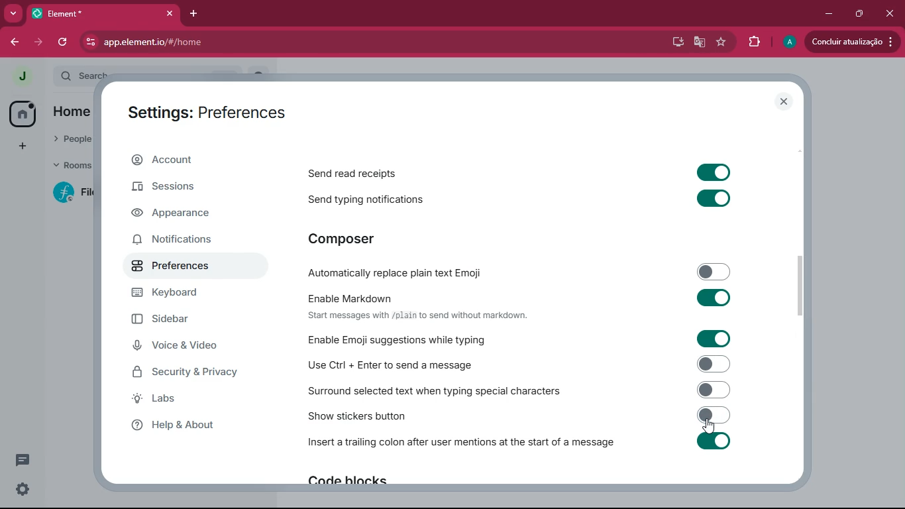 This screenshot has width=905, height=509. Describe the element at coordinates (699, 42) in the screenshot. I see `google translate` at that location.